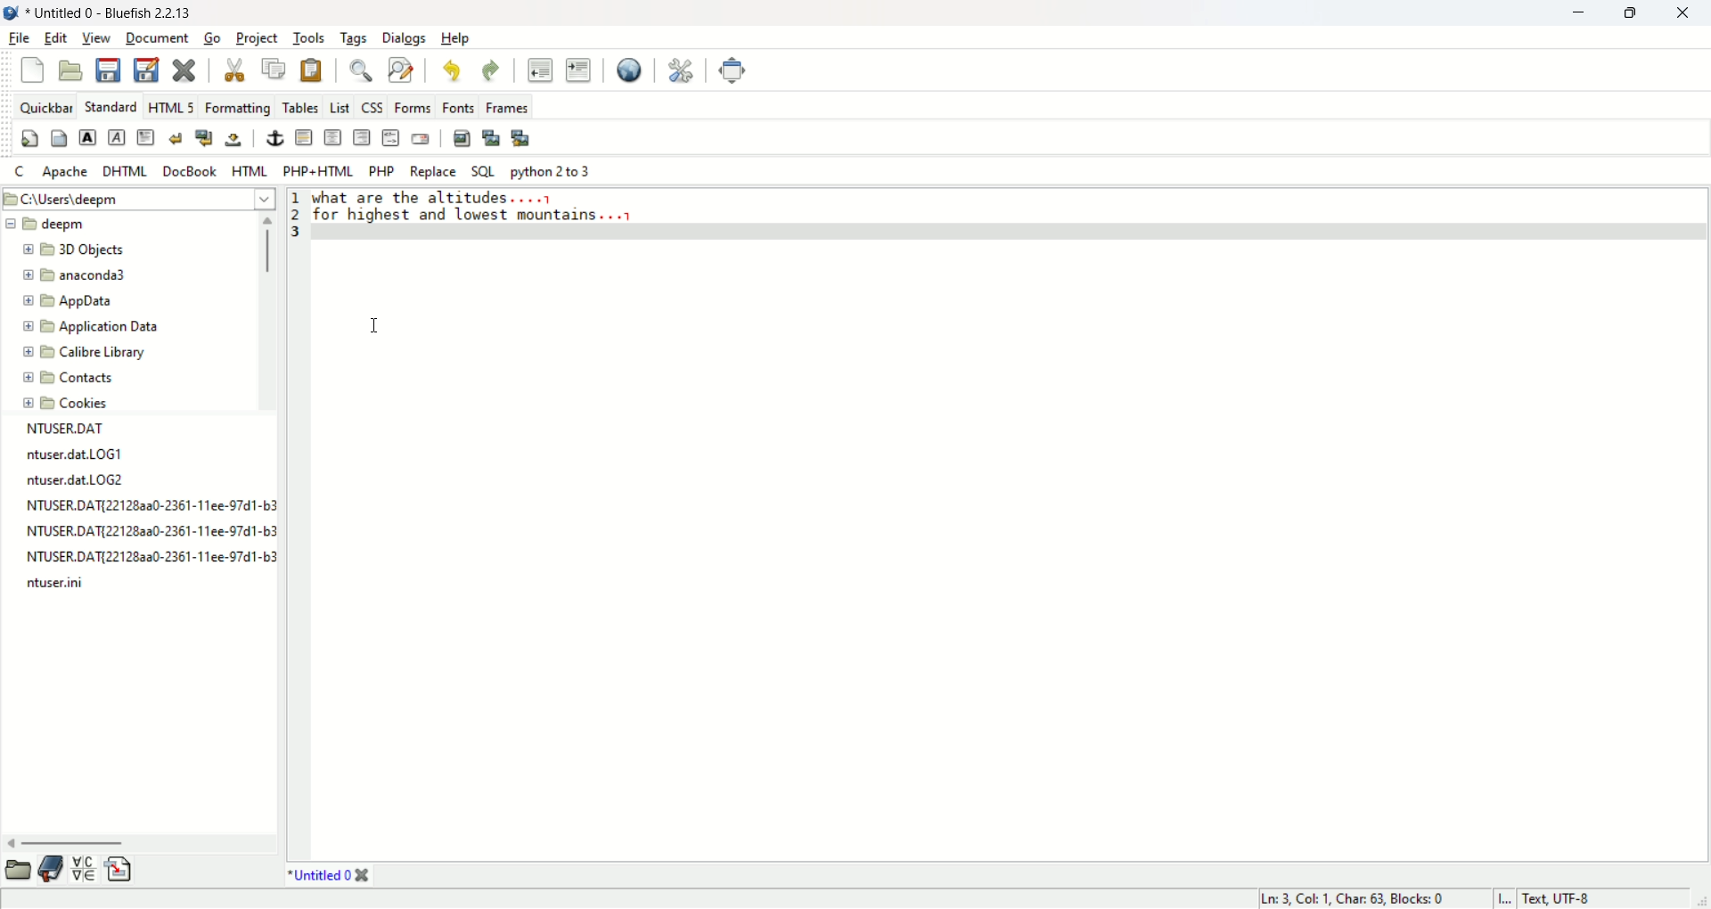  Describe the element at coordinates (232, 72) in the screenshot. I see `cut` at that location.